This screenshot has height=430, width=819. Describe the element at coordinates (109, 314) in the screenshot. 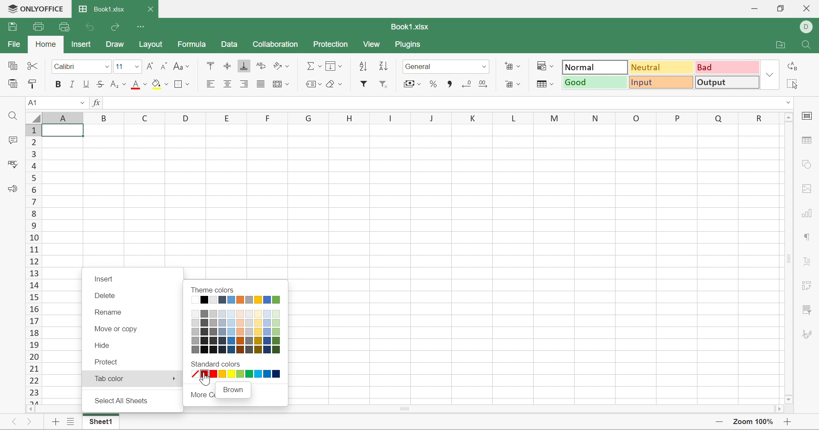

I see `Rename` at that location.